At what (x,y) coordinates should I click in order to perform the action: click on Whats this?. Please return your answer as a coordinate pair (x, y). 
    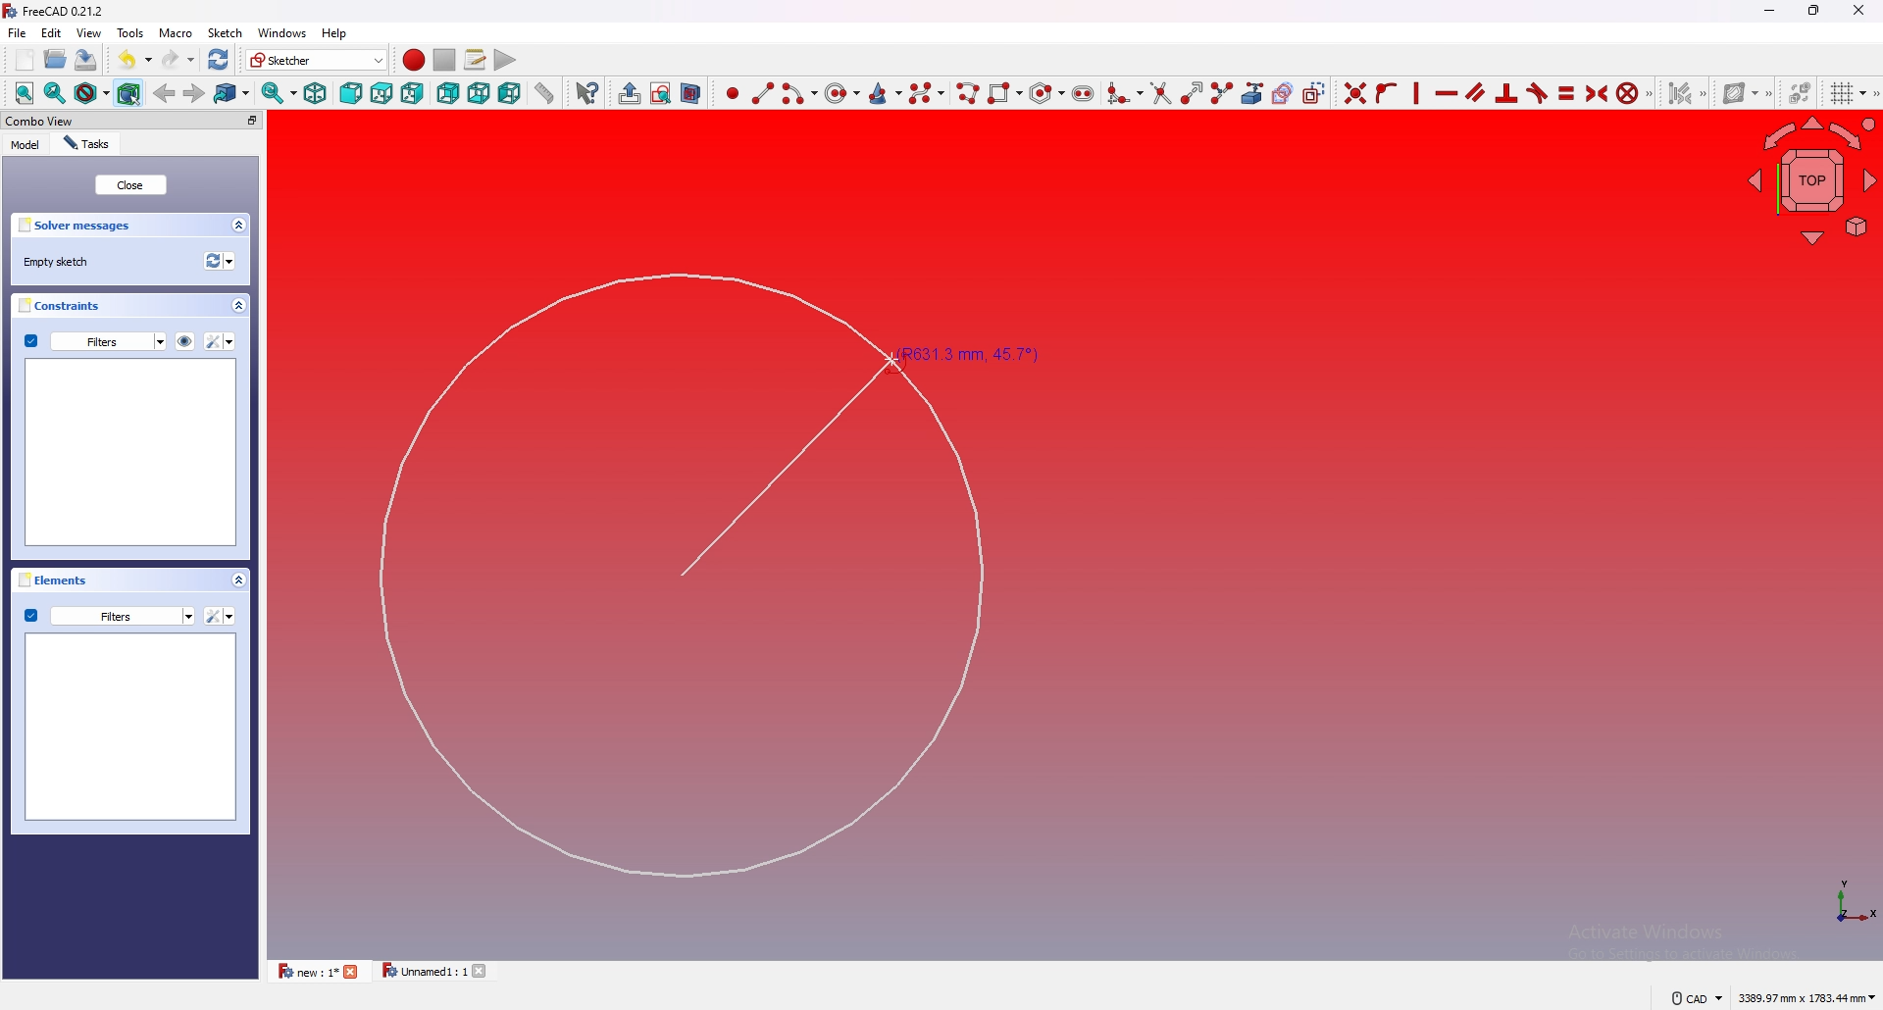
    Looking at the image, I should click on (587, 92).